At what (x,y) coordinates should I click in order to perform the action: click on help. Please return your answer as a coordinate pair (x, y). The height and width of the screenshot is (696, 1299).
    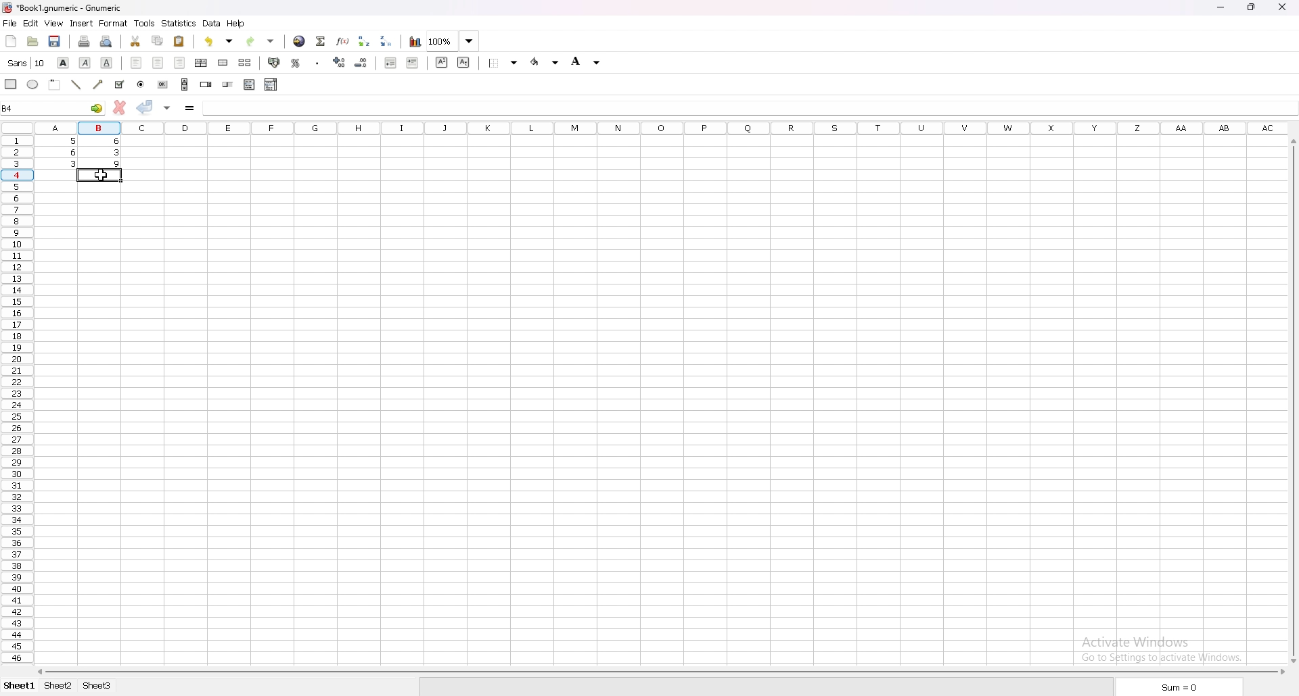
    Looking at the image, I should click on (236, 24).